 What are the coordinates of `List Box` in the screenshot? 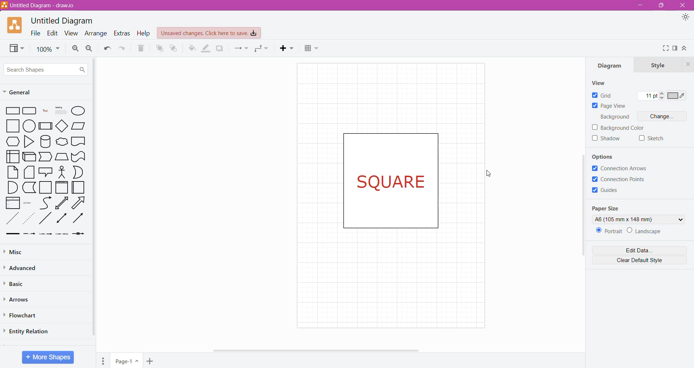 It's located at (12, 203).